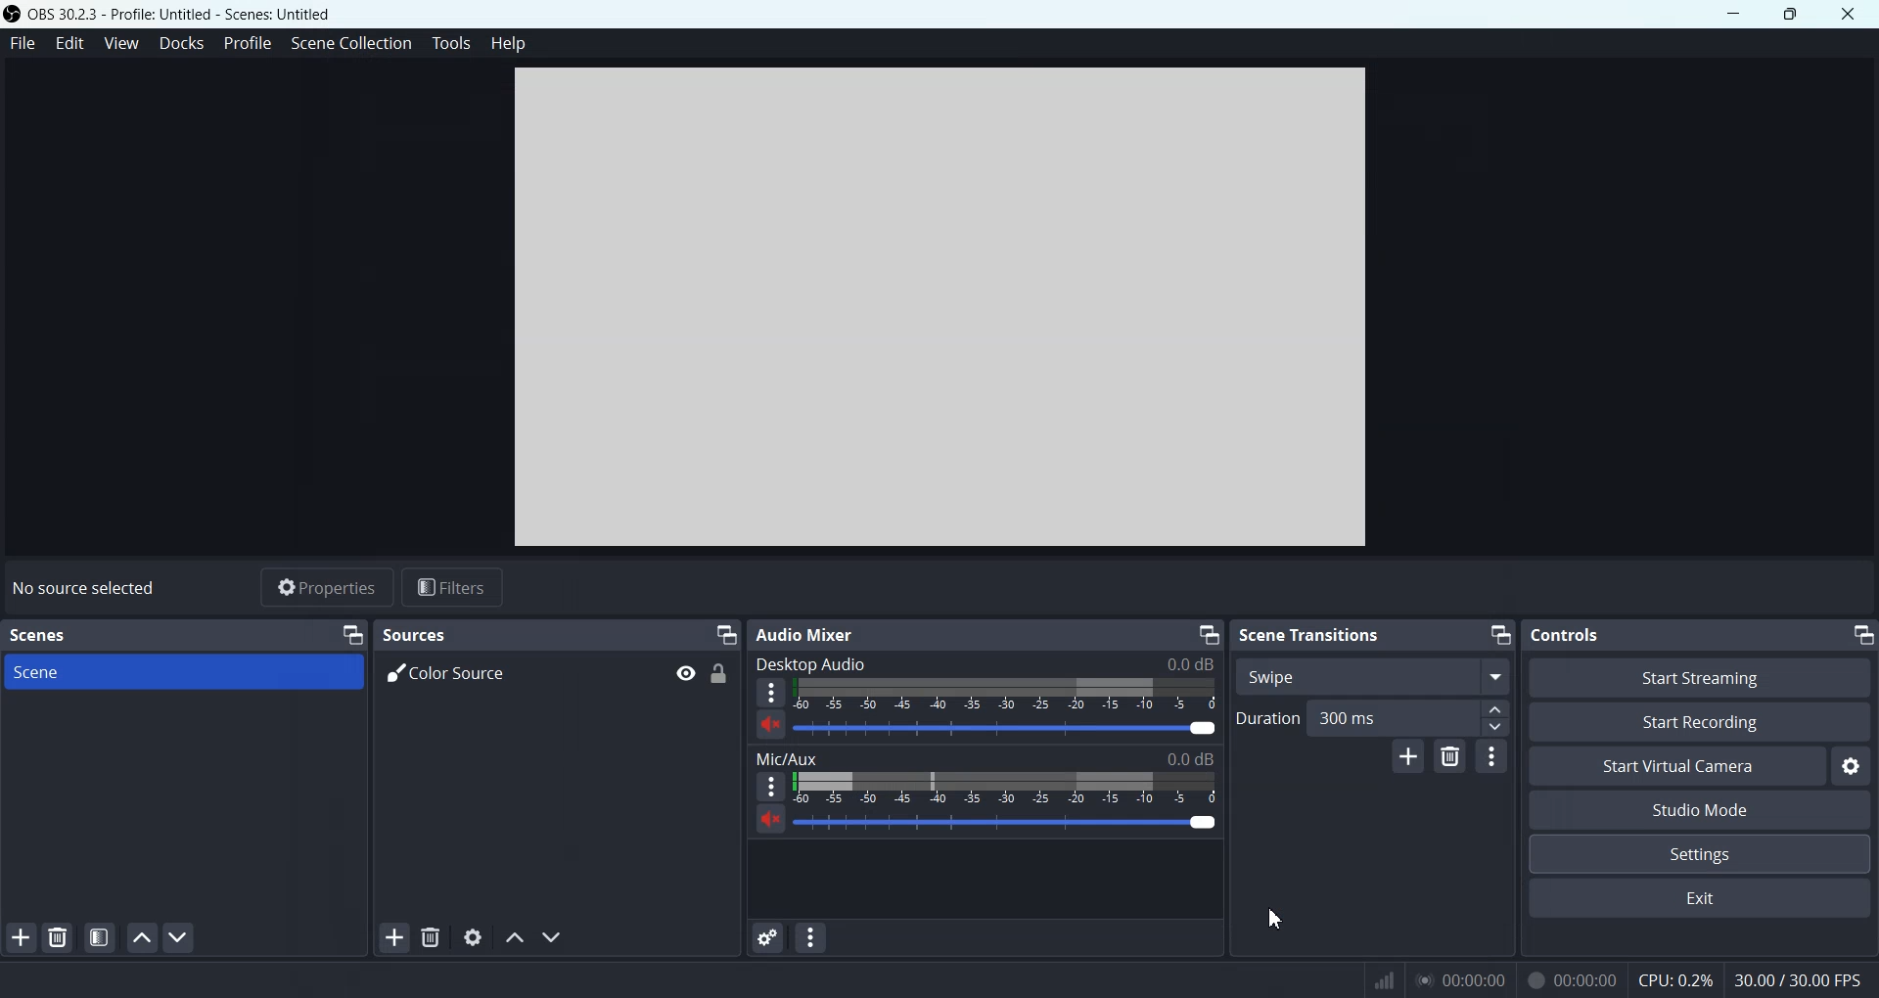 This screenshot has height=998, width=1879. Describe the element at coordinates (1007, 823) in the screenshot. I see `Volume Adjuster` at that location.